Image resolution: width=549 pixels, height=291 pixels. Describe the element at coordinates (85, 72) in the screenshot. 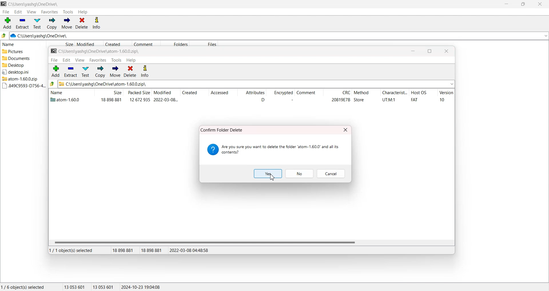

I see `test` at that location.